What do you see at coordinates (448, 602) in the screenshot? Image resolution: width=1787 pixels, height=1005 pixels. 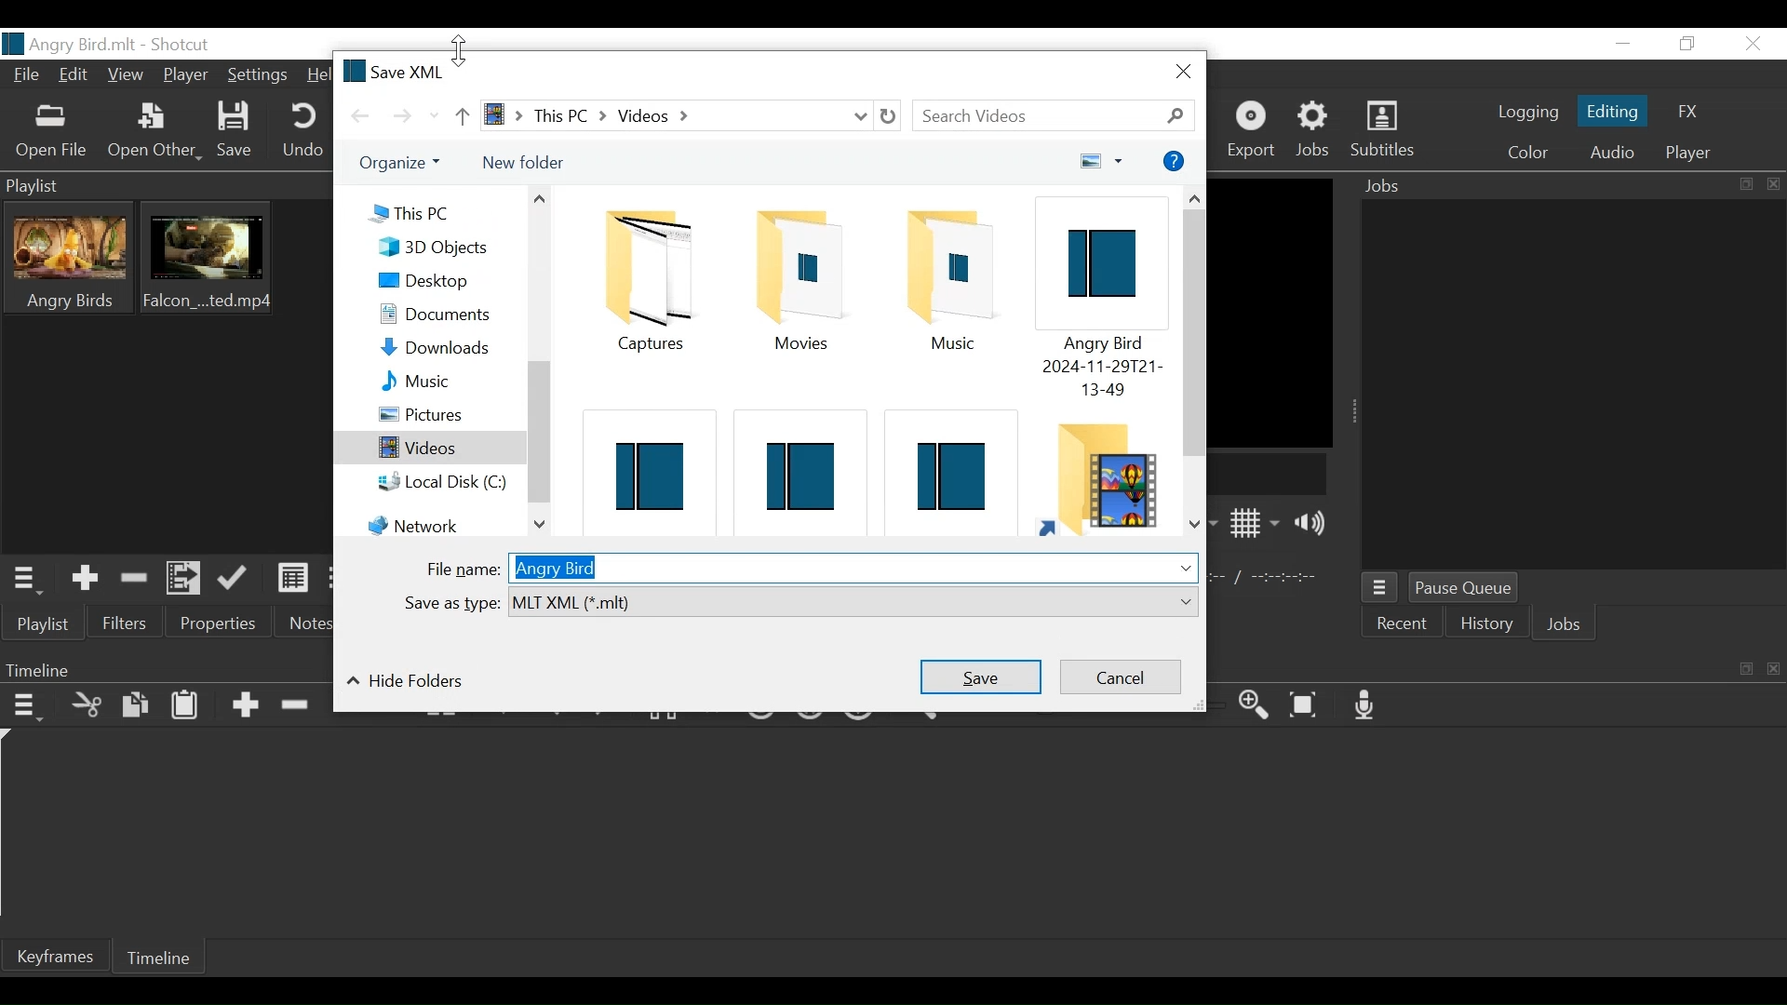 I see `Save as type` at bounding box center [448, 602].